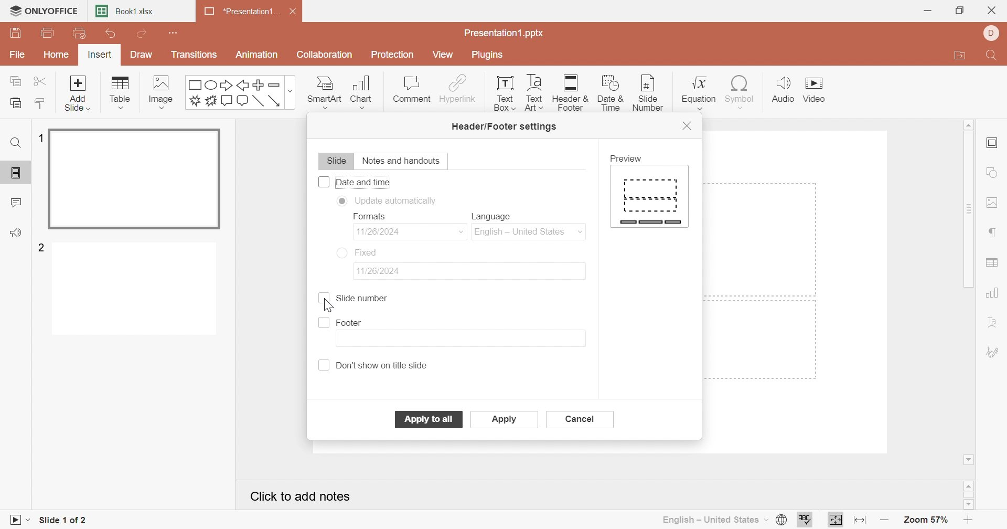  I want to click on Zoom out, so click(885, 522).